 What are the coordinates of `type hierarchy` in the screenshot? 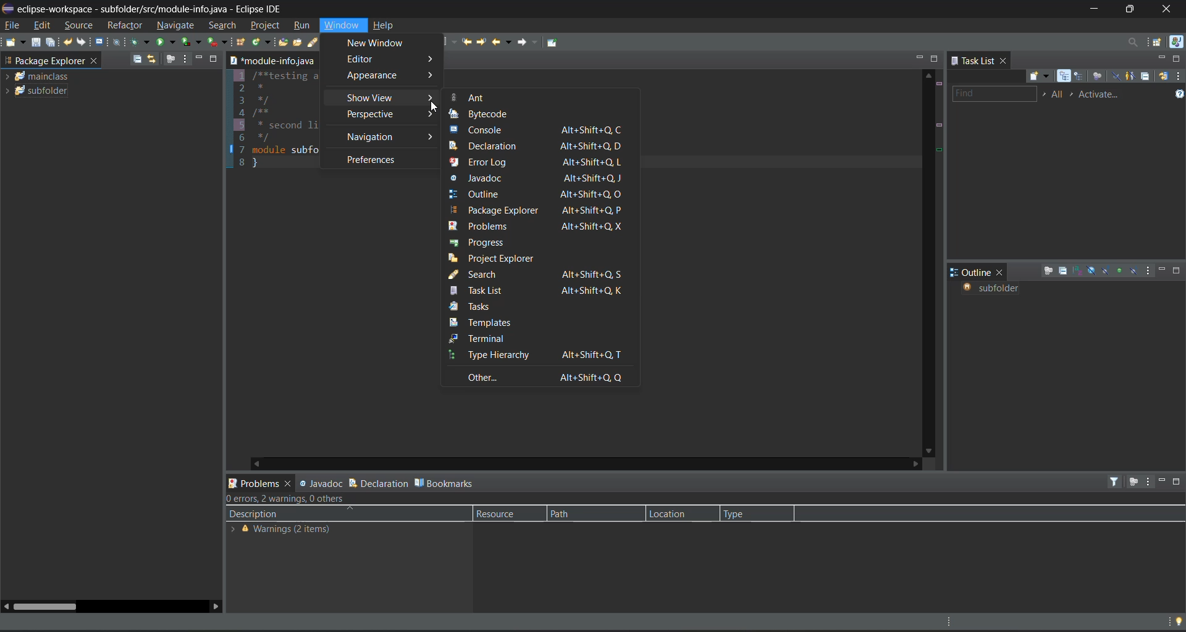 It's located at (539, 355).